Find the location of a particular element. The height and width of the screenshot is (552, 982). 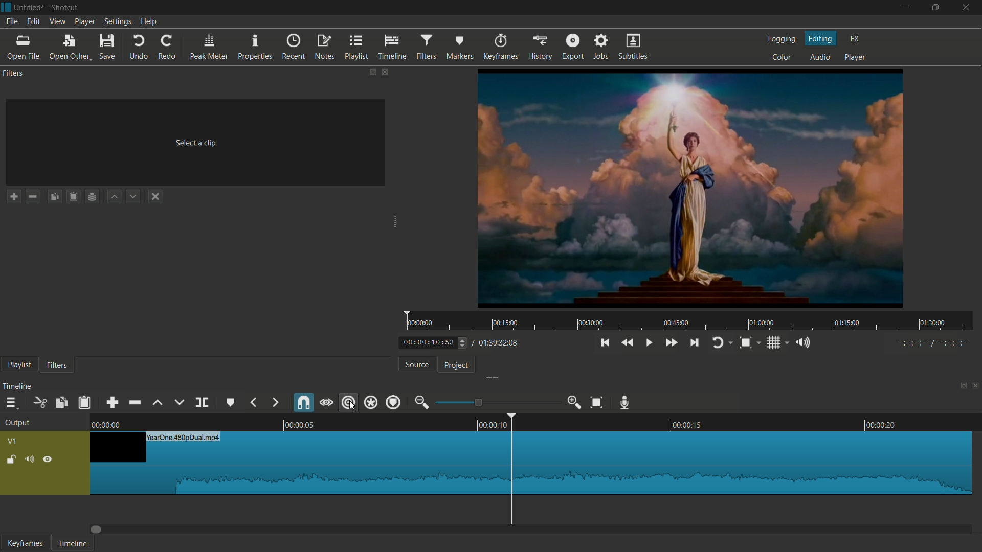

v1 is located at coordinates (14, 441).